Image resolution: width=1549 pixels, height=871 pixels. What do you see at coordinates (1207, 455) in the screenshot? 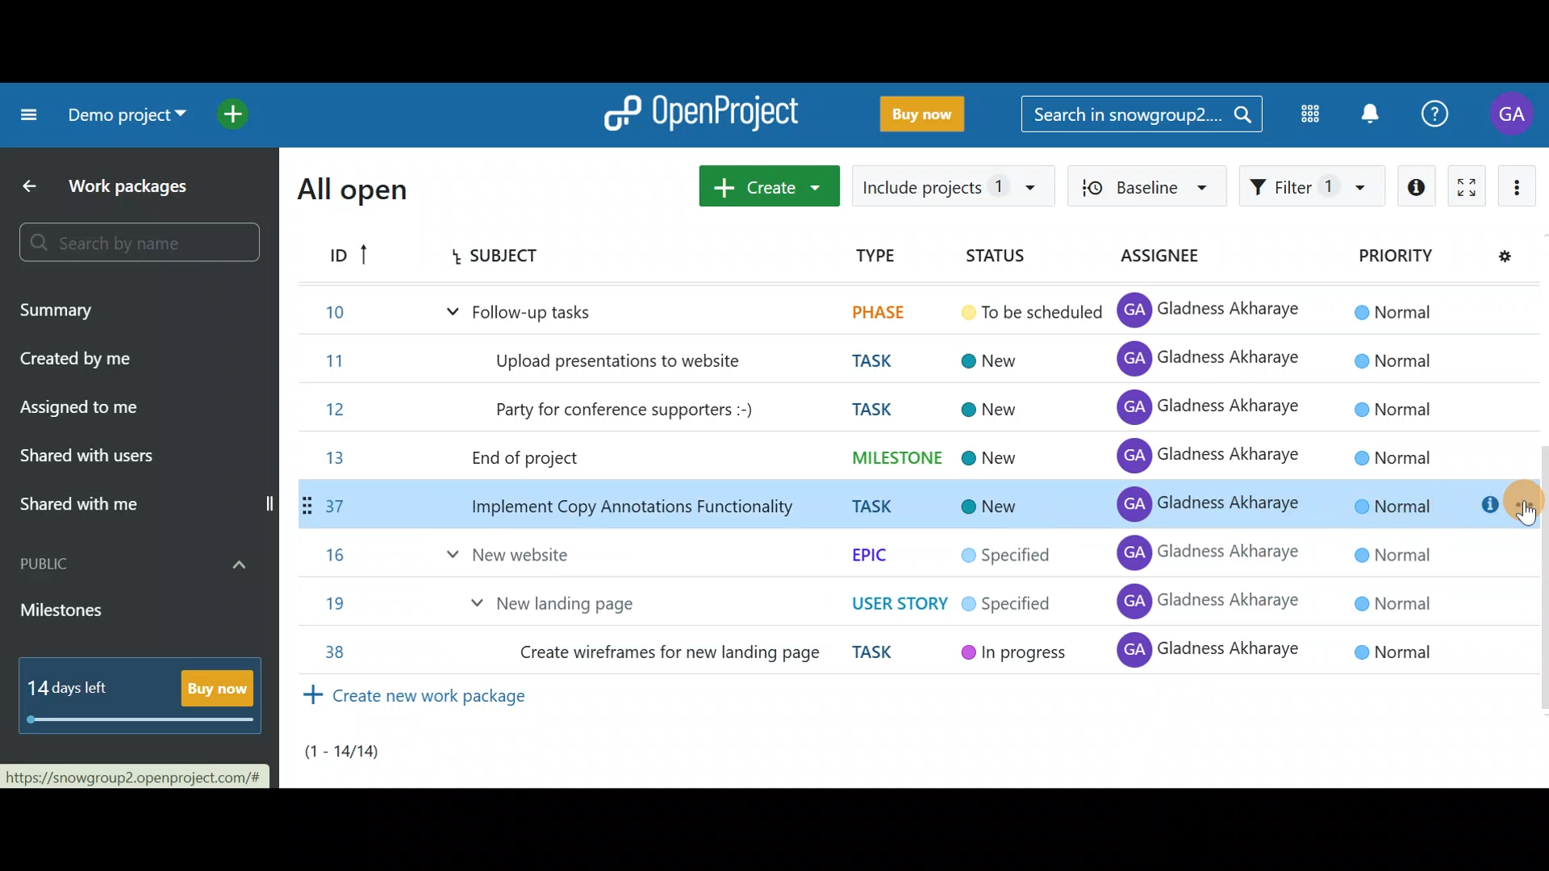
I see `GA Gladness Akharaye` at bounding box center [1207, 455].